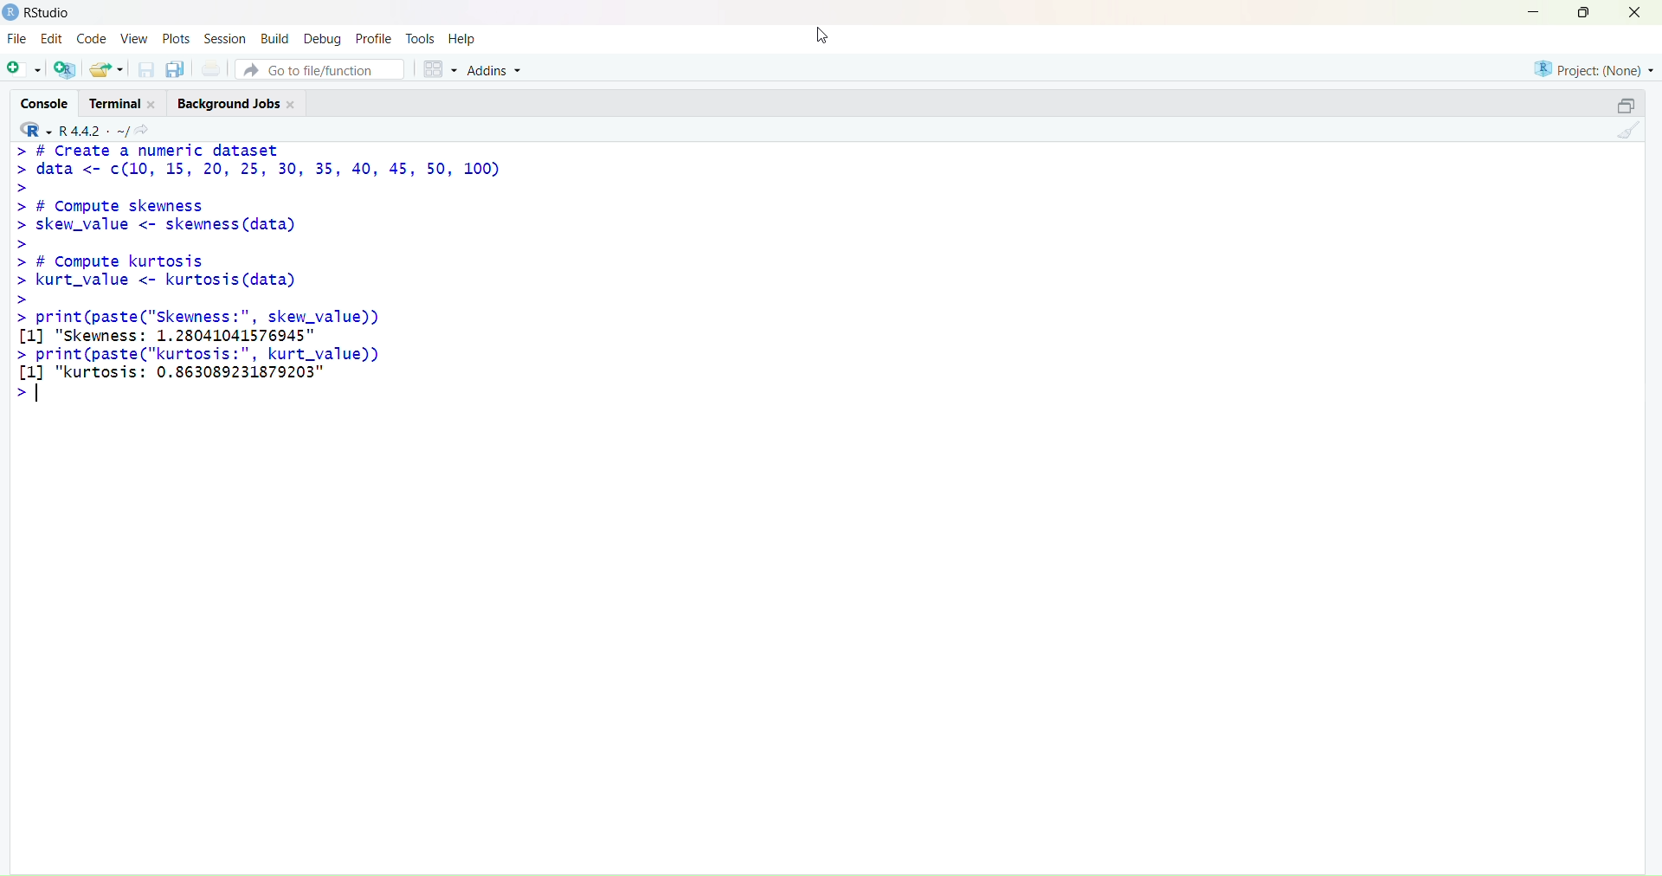  What do you see at coordinates (240, 103) in the screenshot?
I see `Background Jobs` at bounding box center [240, 103].